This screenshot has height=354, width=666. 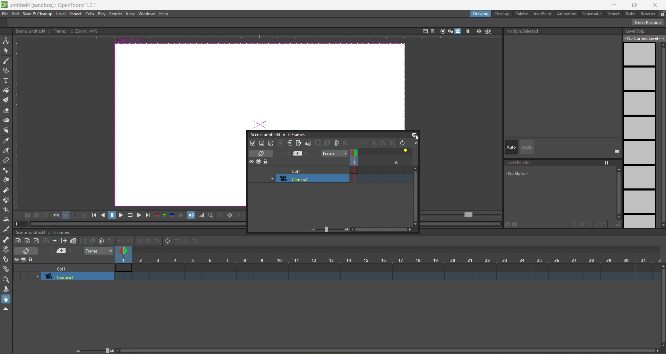 I want to click on cleanup, so click(x=502, y=14).